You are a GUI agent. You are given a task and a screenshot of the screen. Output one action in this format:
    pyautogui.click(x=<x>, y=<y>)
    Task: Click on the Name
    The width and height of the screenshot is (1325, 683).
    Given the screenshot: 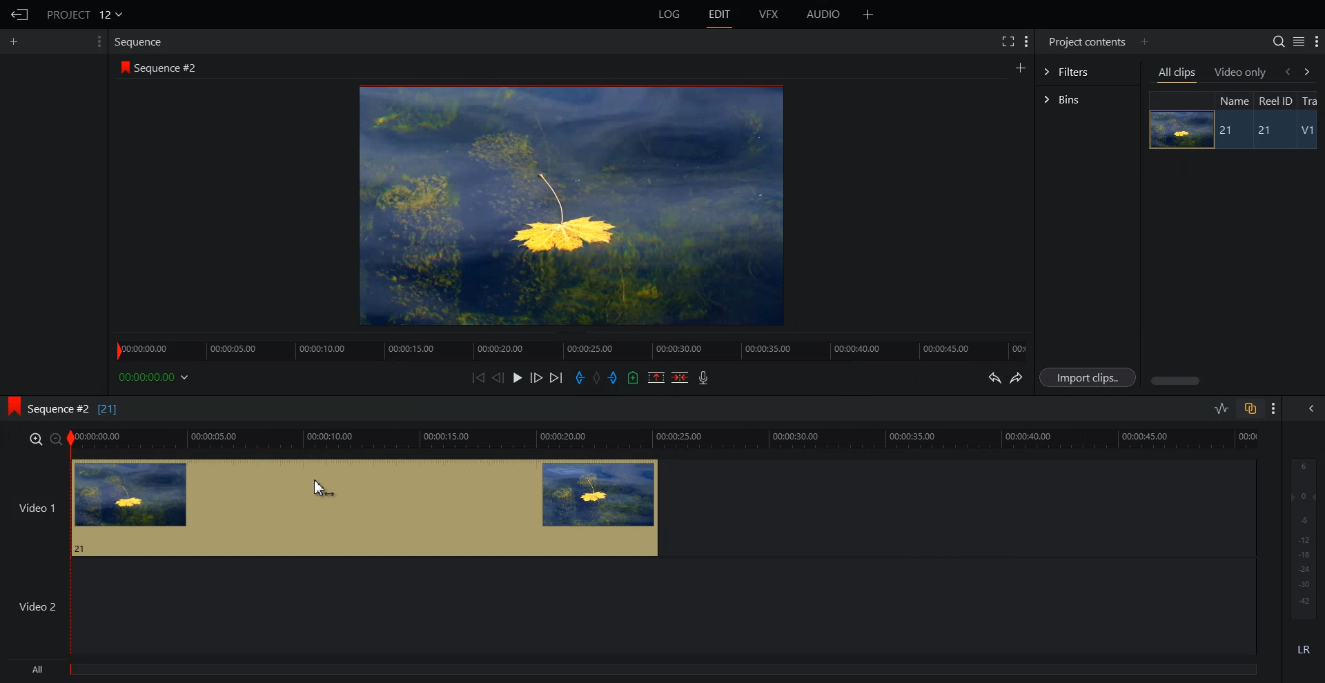 What is the action you would take?
    pyautogui.click(x=1233, y=100)
    